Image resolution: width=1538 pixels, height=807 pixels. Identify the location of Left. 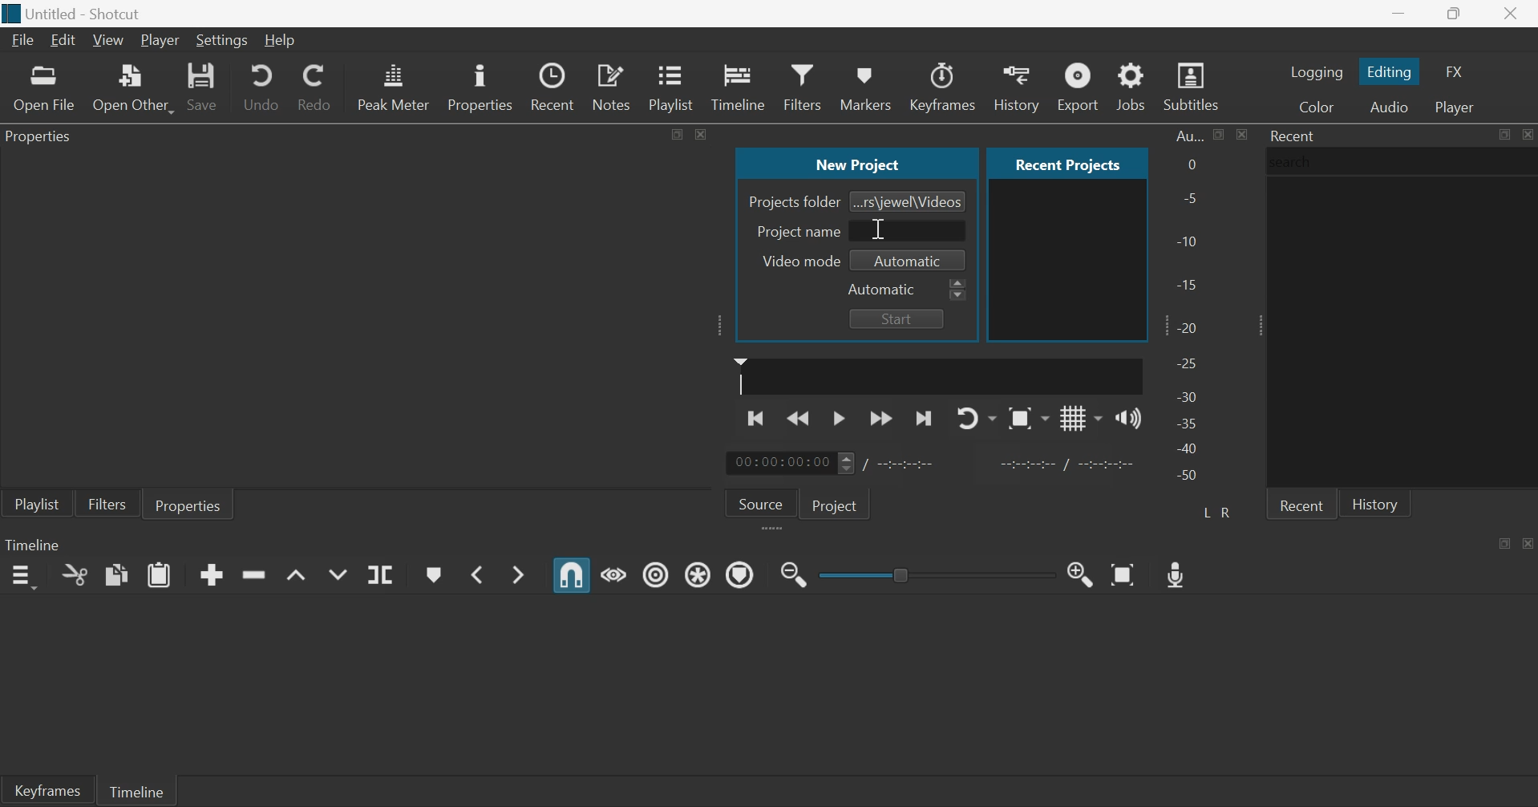
(1208, 511).